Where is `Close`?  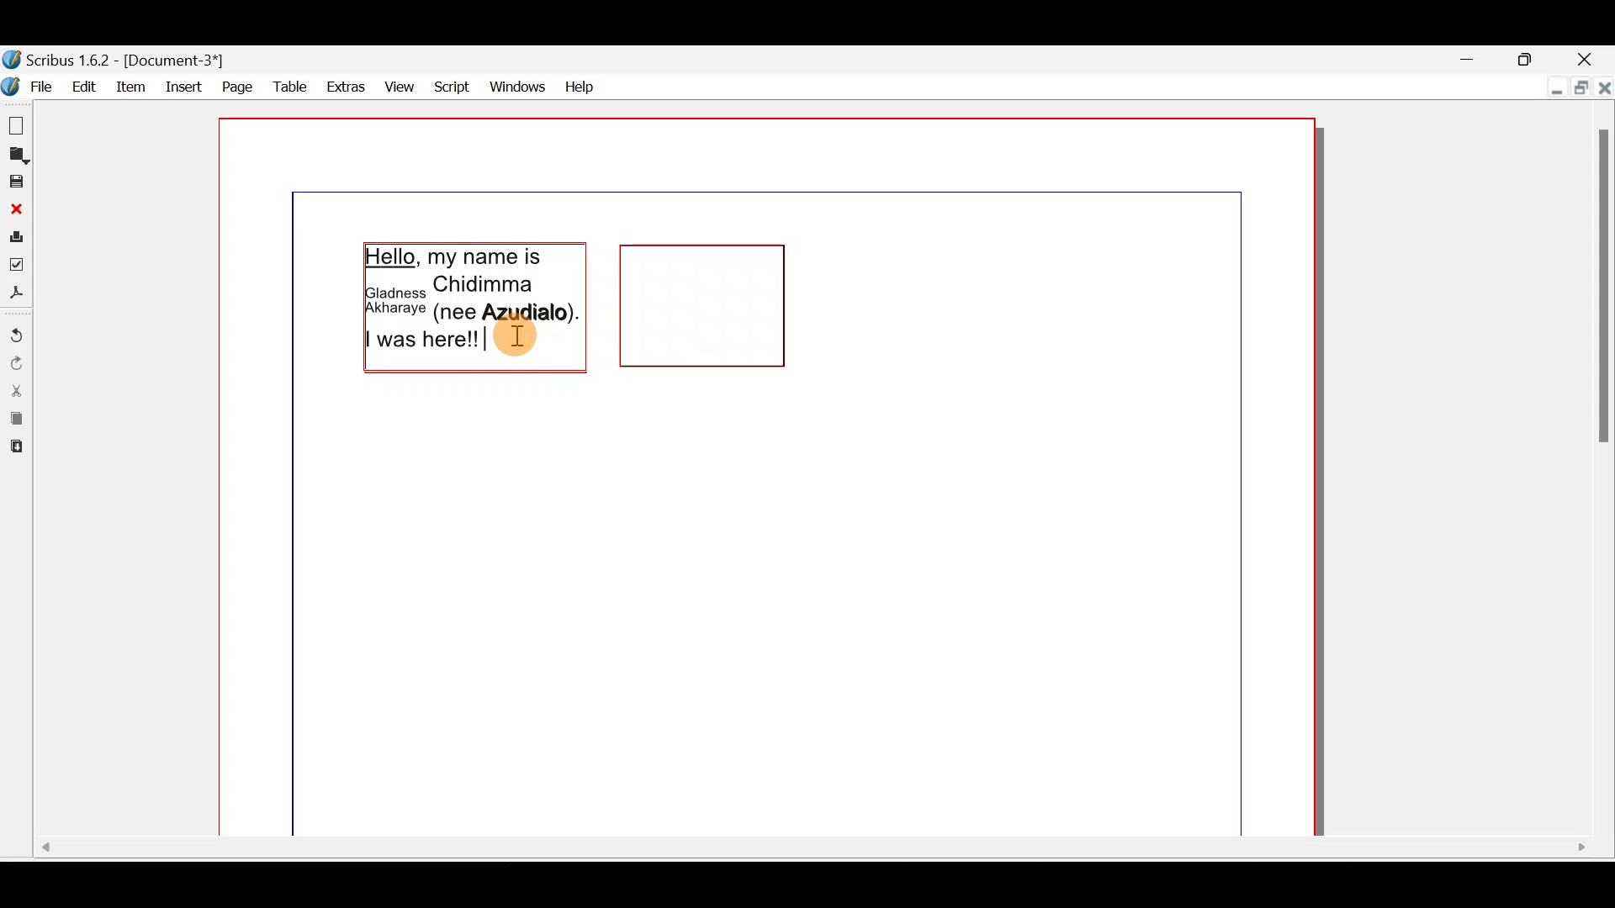 Close is located at coordinates (1604, 84).